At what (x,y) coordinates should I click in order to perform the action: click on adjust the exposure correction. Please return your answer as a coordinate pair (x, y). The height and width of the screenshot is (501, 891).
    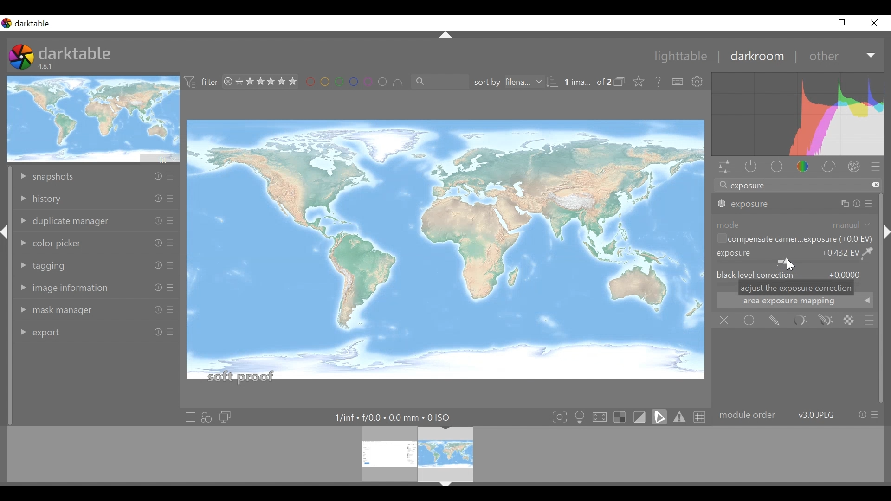
    Looking at the image, I should click on (796, 288).